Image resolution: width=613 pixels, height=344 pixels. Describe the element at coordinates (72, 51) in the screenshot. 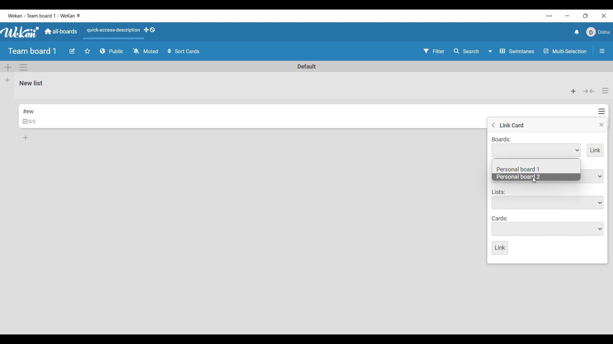

I see `Edit board` at that location.